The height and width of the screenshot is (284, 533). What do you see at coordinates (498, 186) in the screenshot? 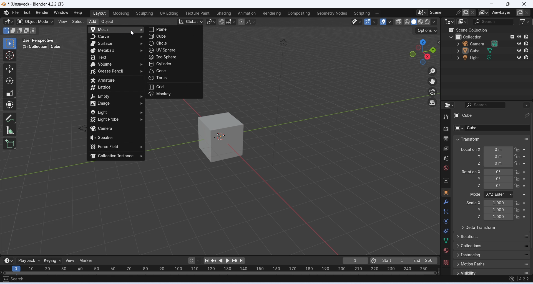
I see `euler rotation` at bounding box center [498, 186].